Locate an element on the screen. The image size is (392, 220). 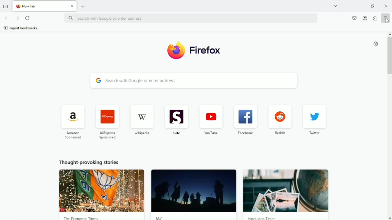
cursor is located at coordinates (386, 23).